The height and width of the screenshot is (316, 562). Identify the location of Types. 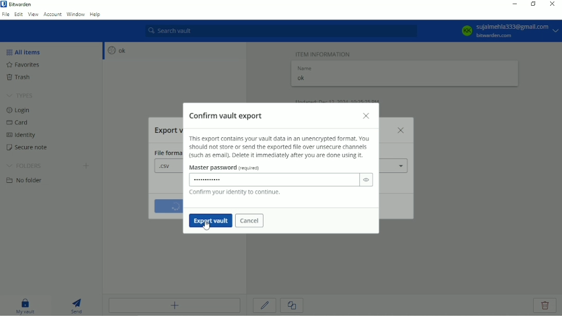
(21, 96).